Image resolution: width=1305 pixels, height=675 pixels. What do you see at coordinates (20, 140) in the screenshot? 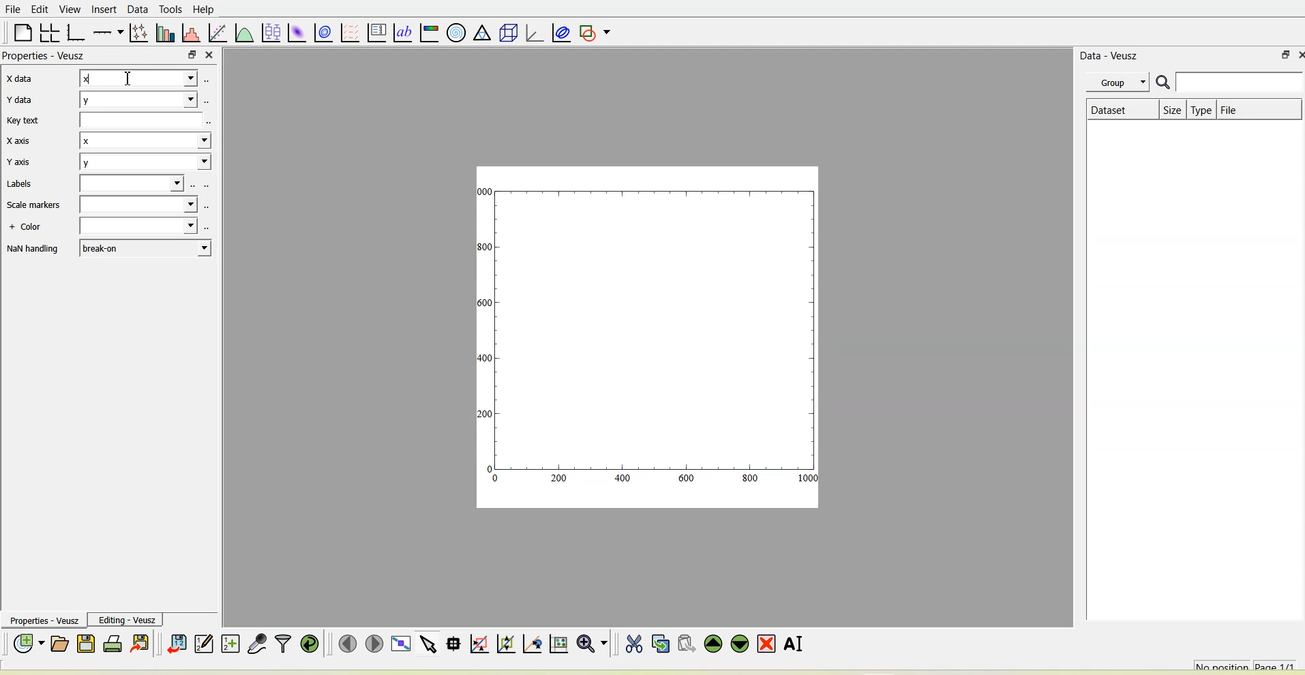
I see `X axis` at bounding box center [20, 140].